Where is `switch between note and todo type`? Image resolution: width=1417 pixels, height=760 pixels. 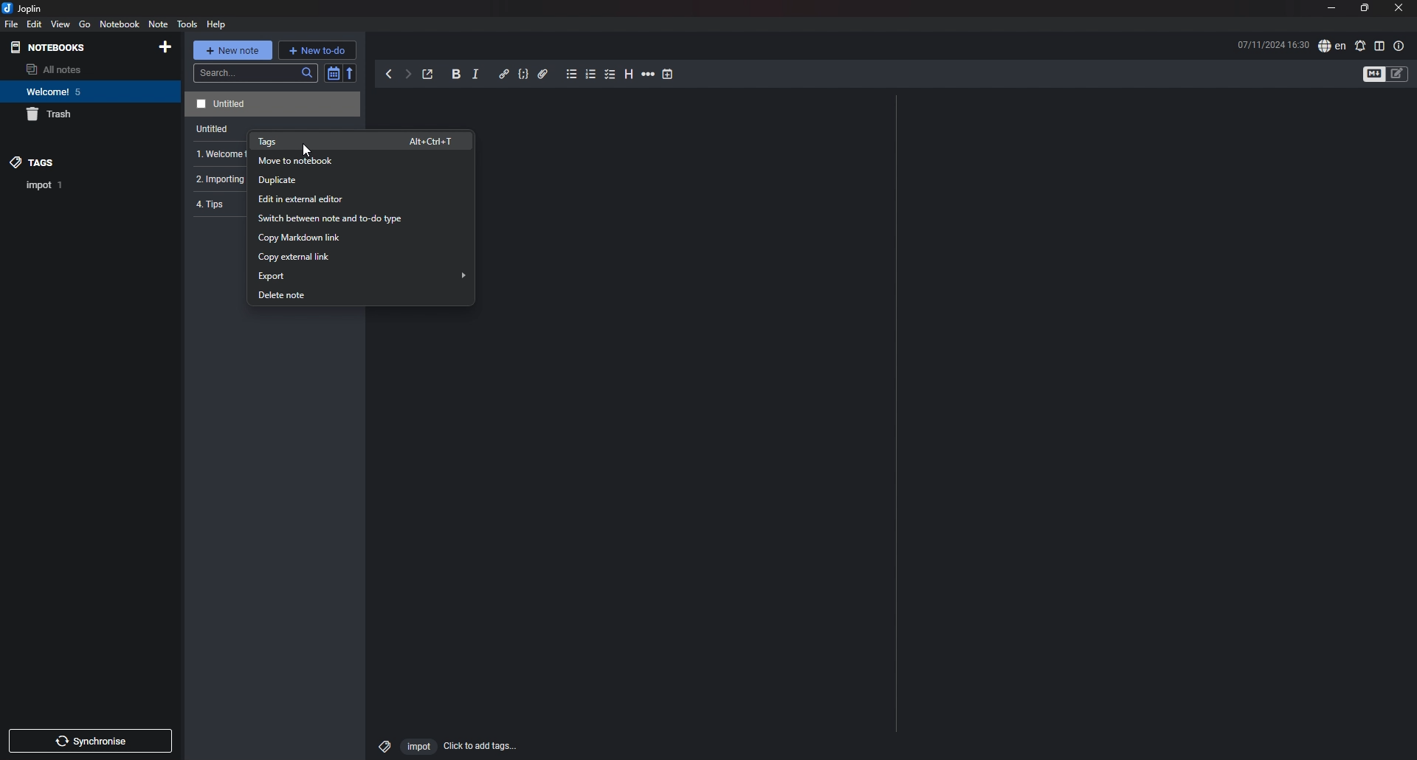 switch between note and todo type is located at coordinates (359, 219).